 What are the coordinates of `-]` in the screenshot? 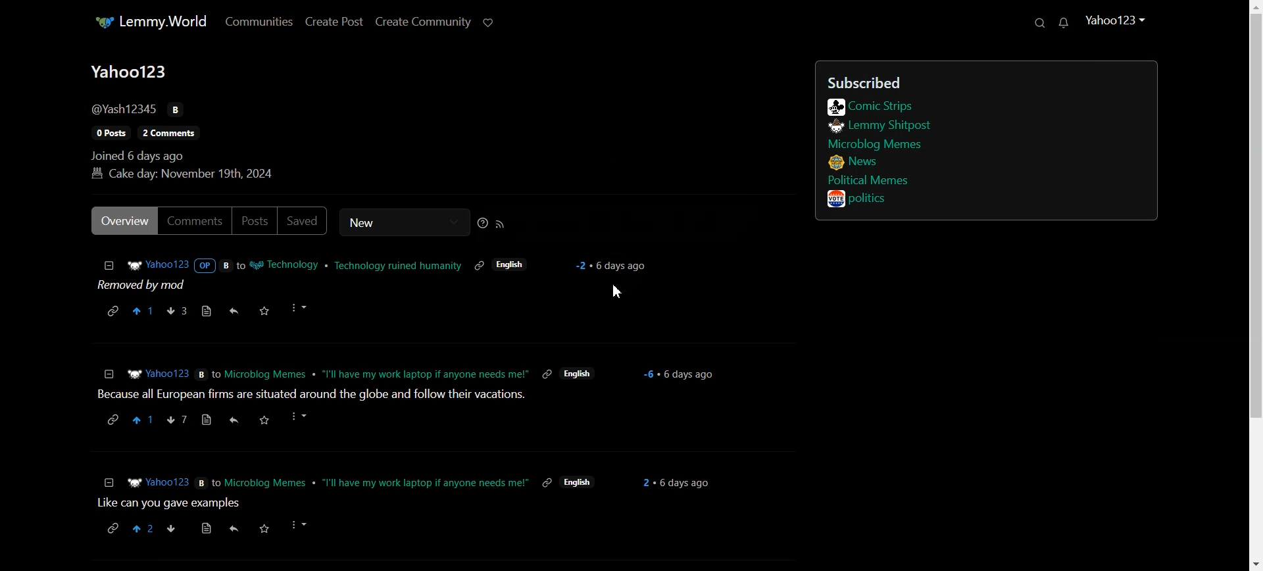 It's located at (110, 374).